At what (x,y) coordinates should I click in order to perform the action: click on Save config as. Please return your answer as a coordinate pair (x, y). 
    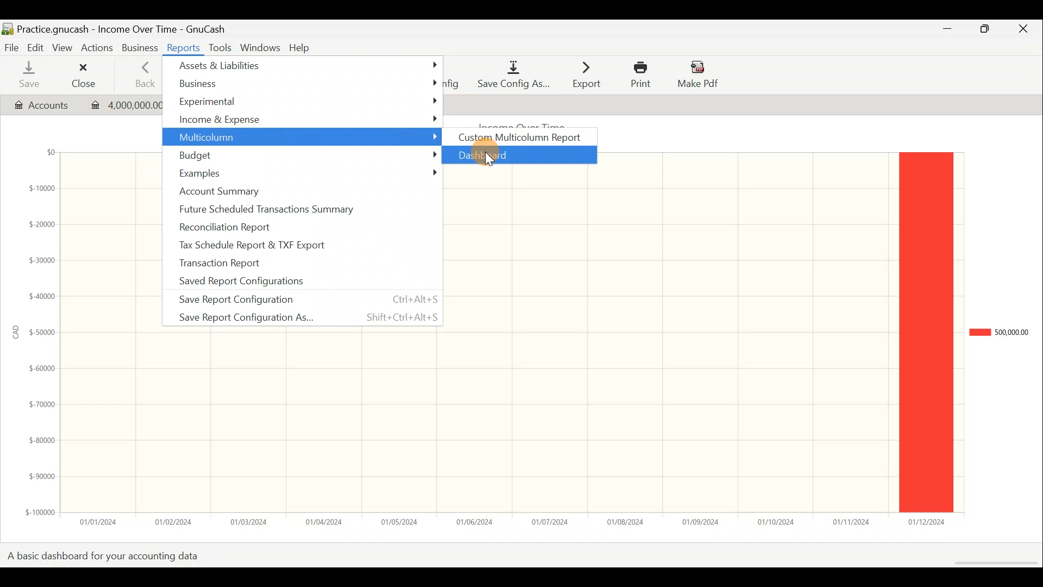
    Looking at the image, I should click on (510, 76).